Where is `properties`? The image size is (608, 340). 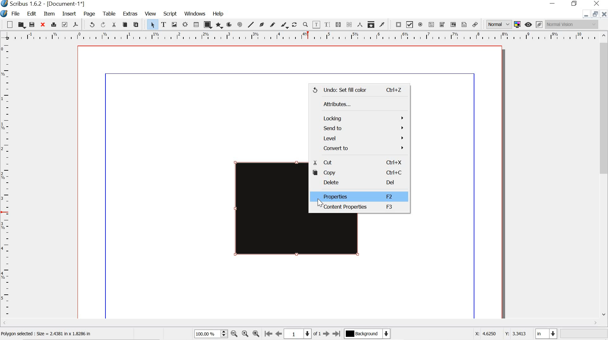
properties is located at coordinates (357, 196).